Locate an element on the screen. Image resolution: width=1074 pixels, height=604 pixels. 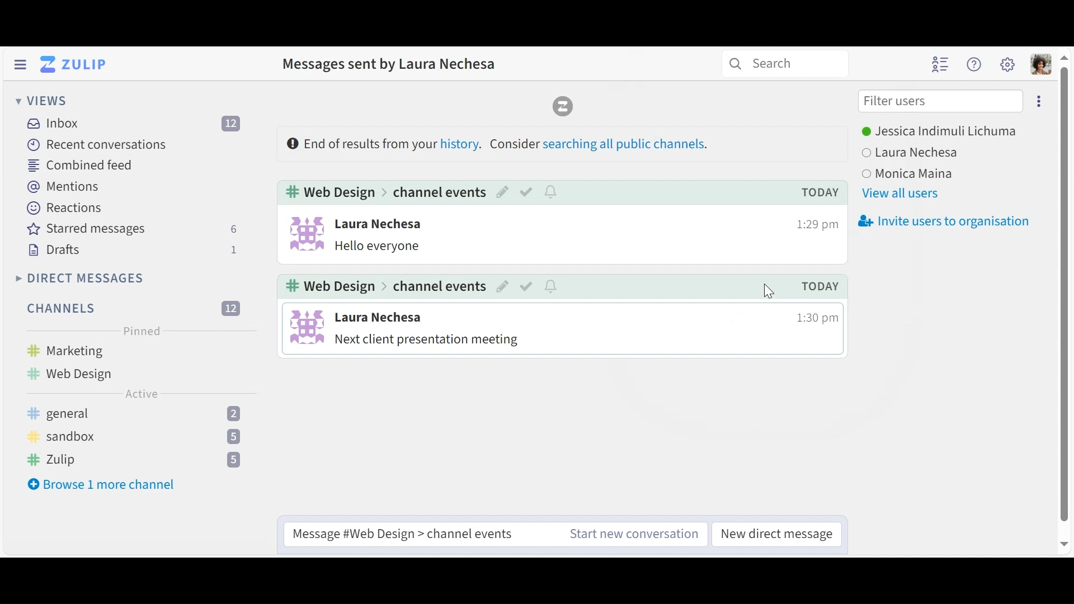
vertical scroll bar is located at coordinates (1064, 293).